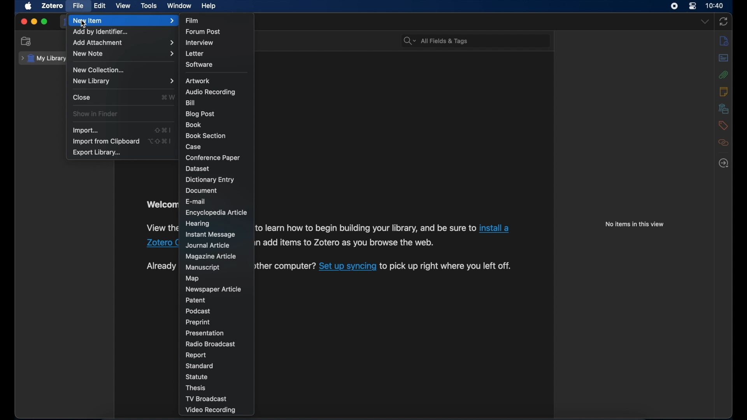 This screenshot has height=420, width=747. What do you see at coordinates (123, 21) in the screenshot?
I see `new item` at bounding box center [123, 21].